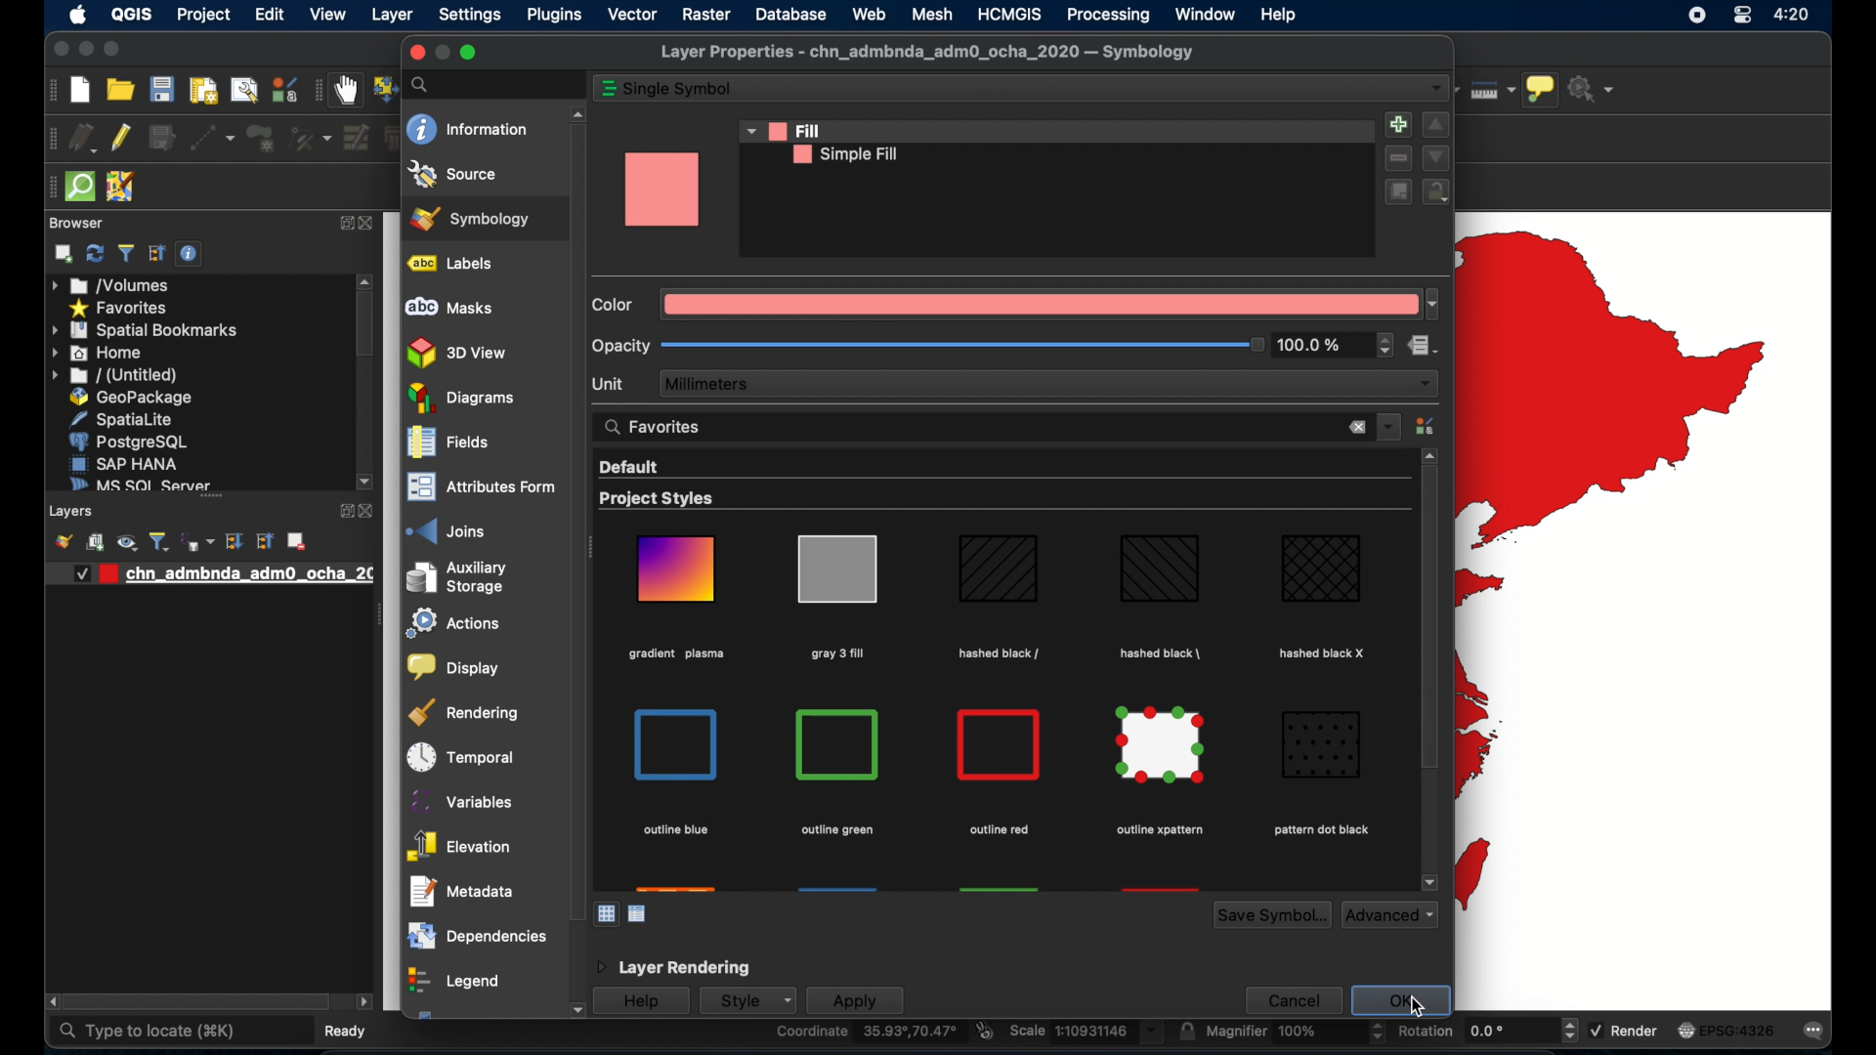 The height and width of the screenshot is (1055, 1876). Describe the element at coordinates (263, 140) in the screenshot. I see `add polygon feature` at that location.